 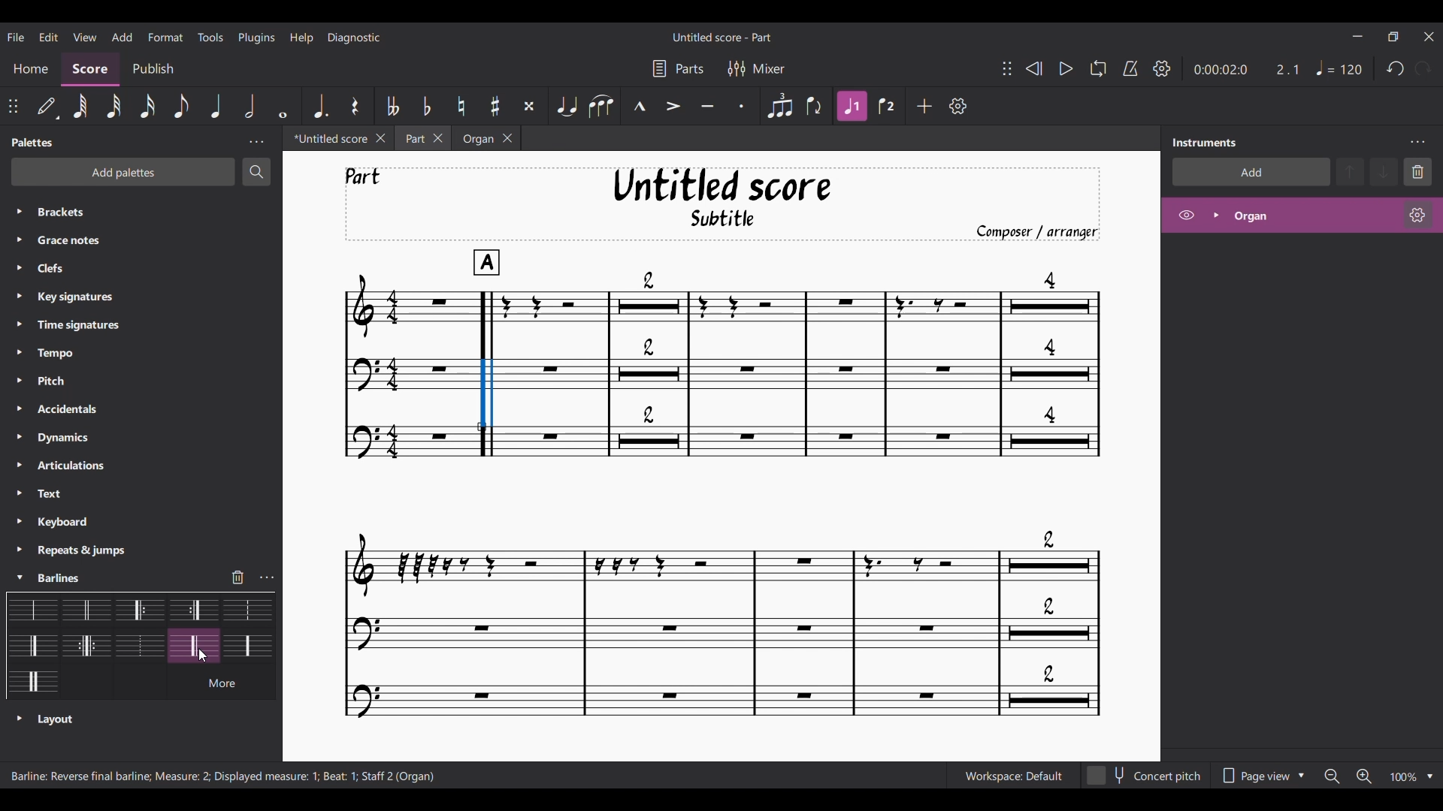 I want to click on View menu, so click(x=85, y=36).